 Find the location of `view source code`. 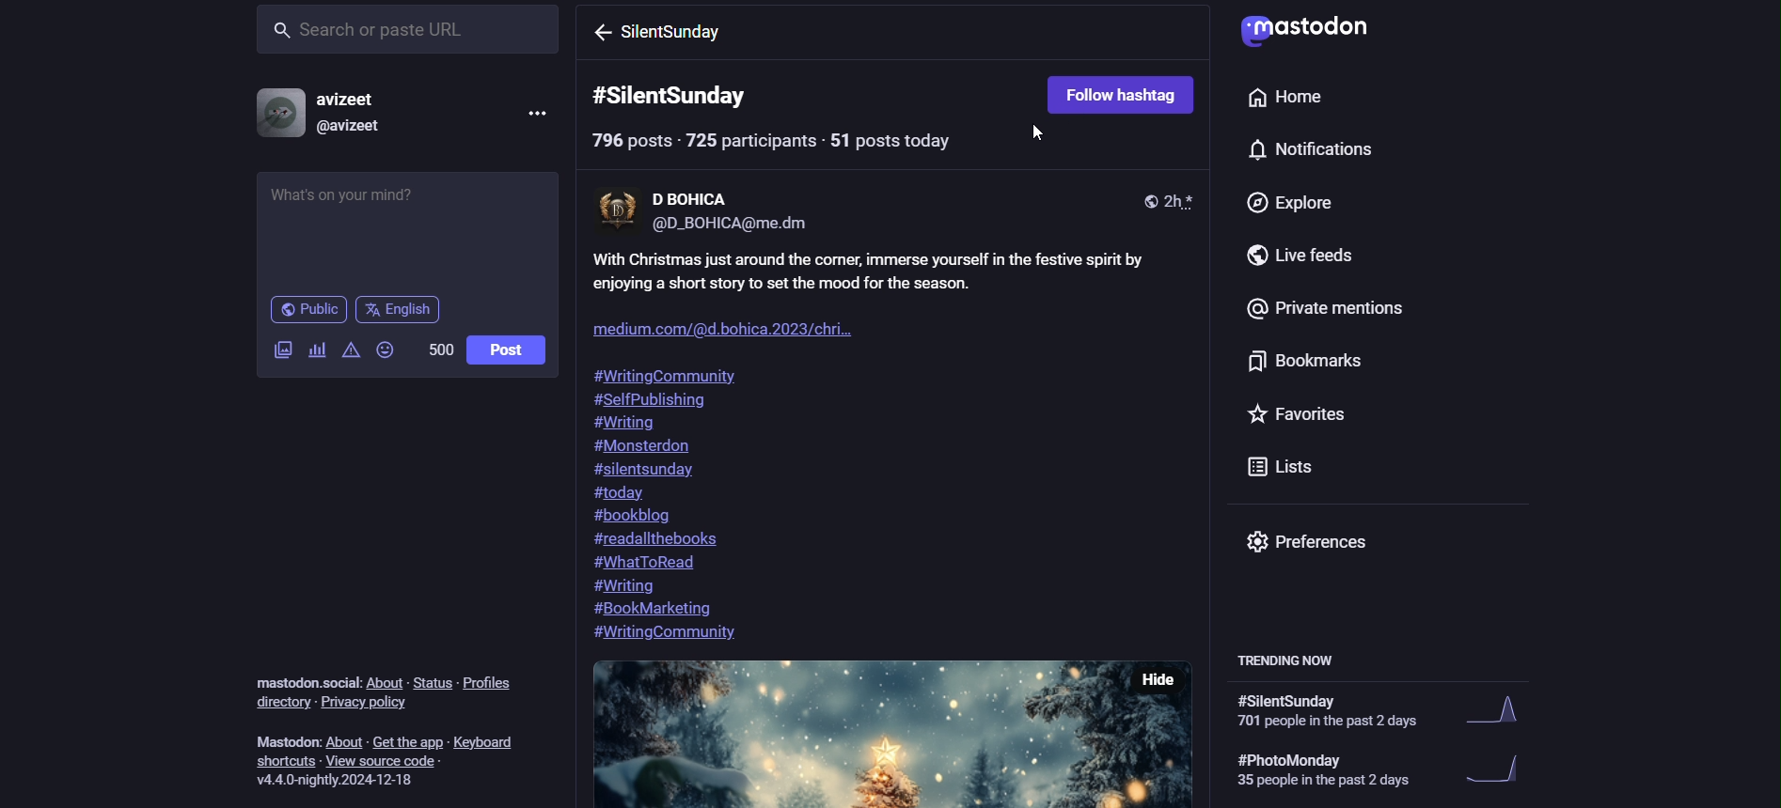

view source code is located at coordinates (396, 762).